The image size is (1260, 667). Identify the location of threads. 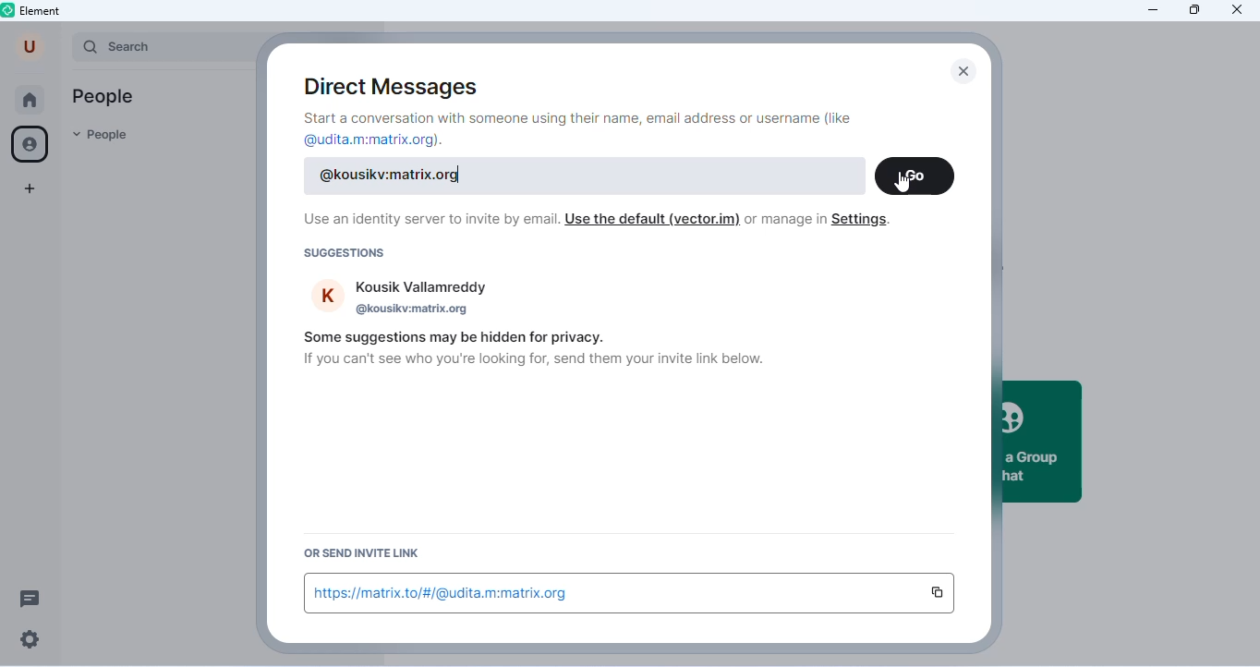
(31, 597).